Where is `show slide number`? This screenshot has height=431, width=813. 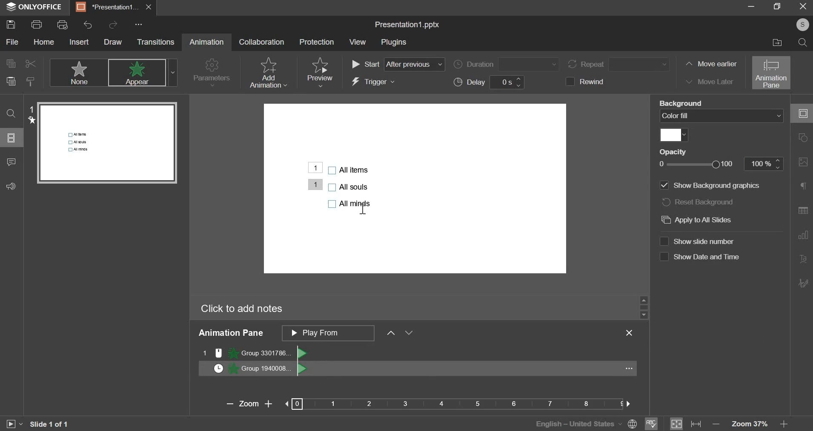 show slide number is located at coordinates (698, 241).